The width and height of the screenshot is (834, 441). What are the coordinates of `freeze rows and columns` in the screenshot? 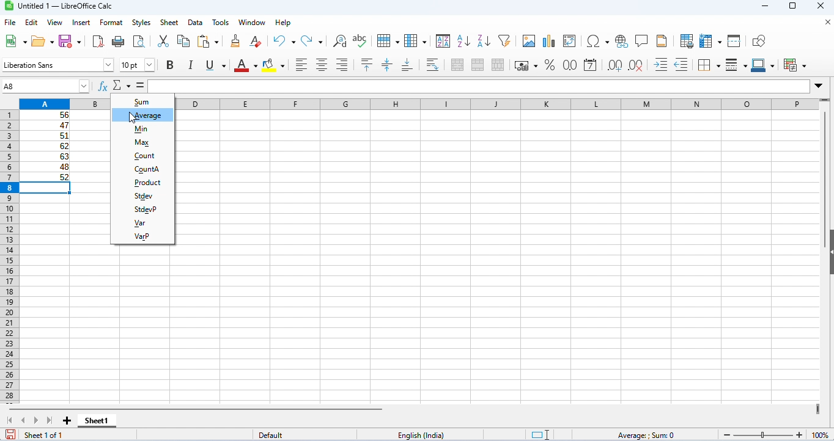 It's located at (712, 41).